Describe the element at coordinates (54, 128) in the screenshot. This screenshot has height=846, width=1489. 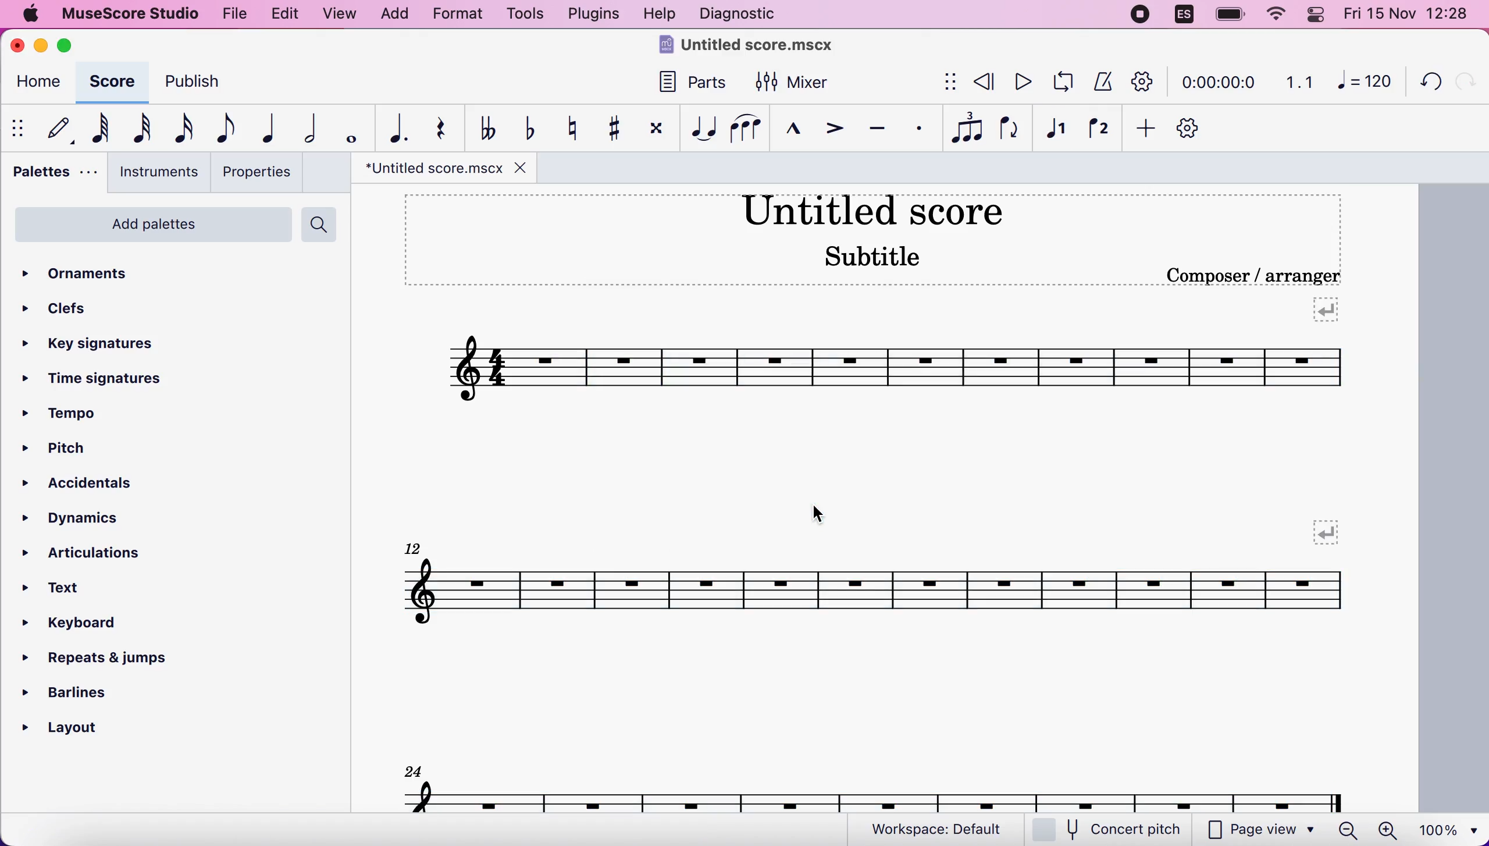
I see `default` at that location.